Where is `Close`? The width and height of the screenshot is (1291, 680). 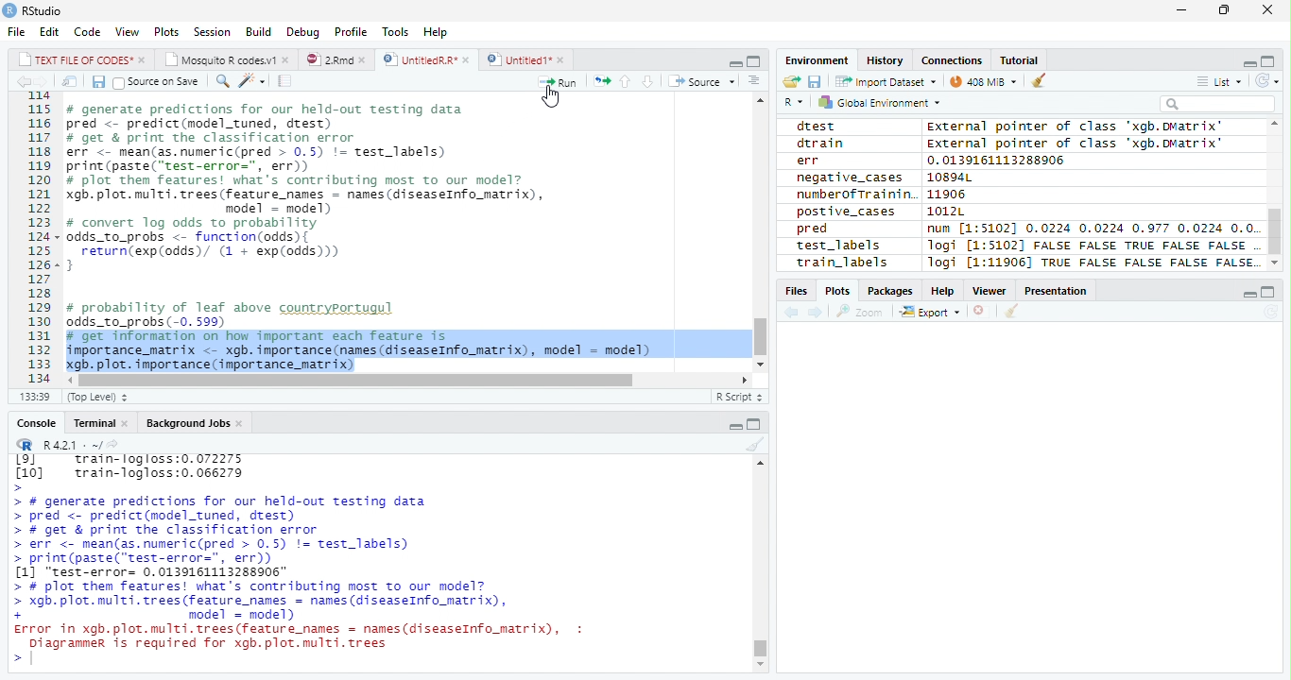
Close is located at coordinates (1266, 10).